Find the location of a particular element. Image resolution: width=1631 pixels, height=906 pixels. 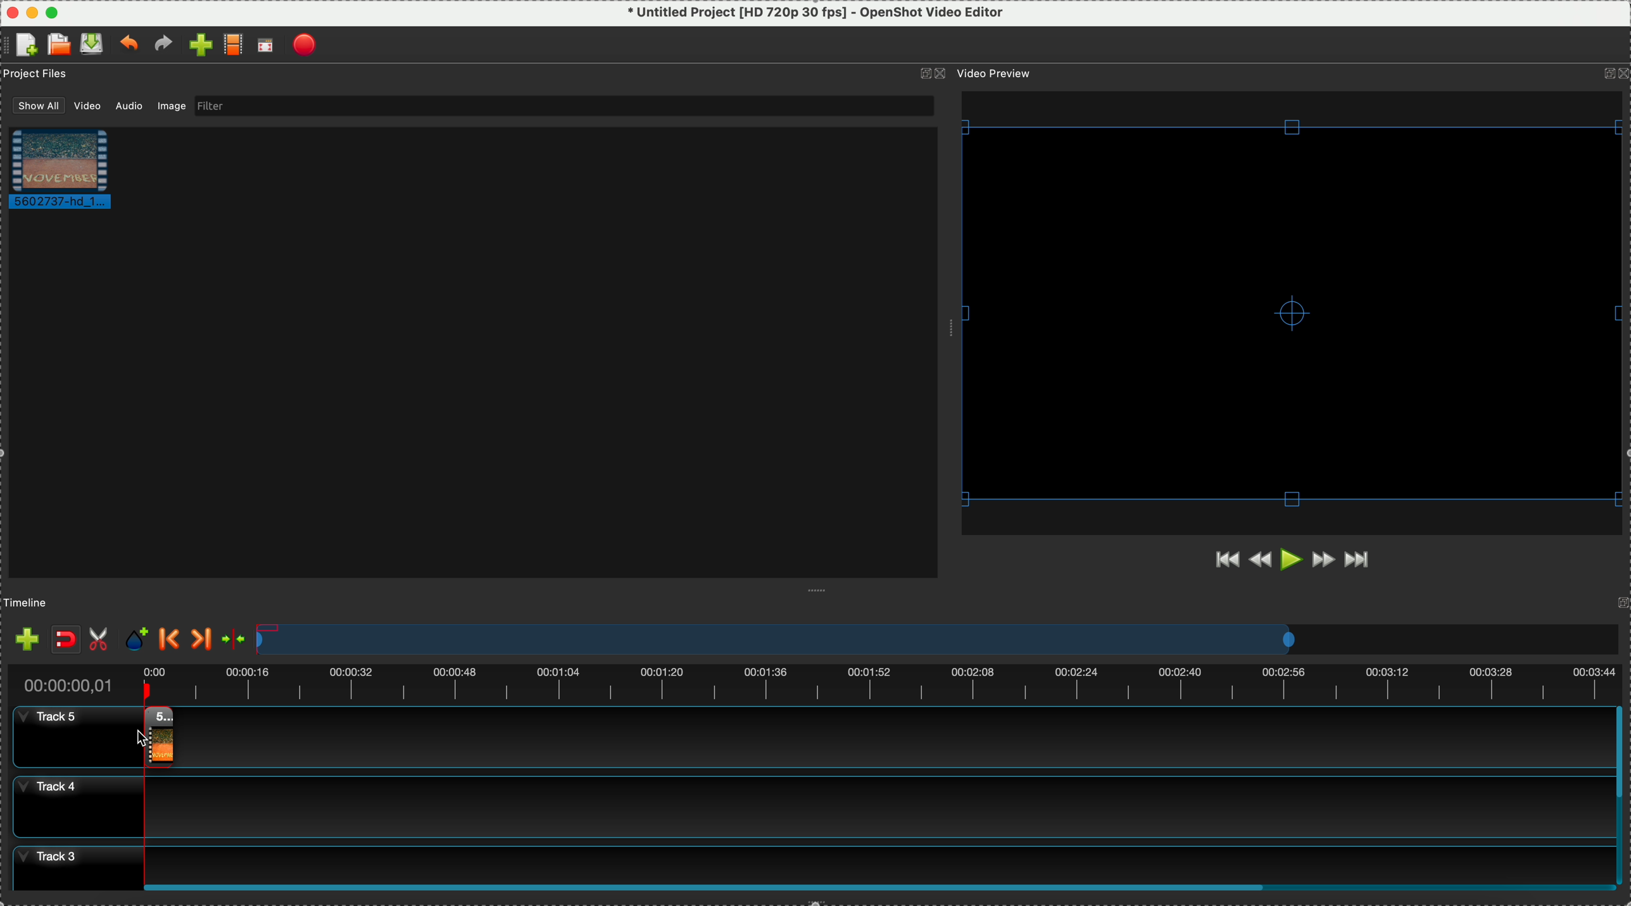

close is located at coordinates (10, 10).